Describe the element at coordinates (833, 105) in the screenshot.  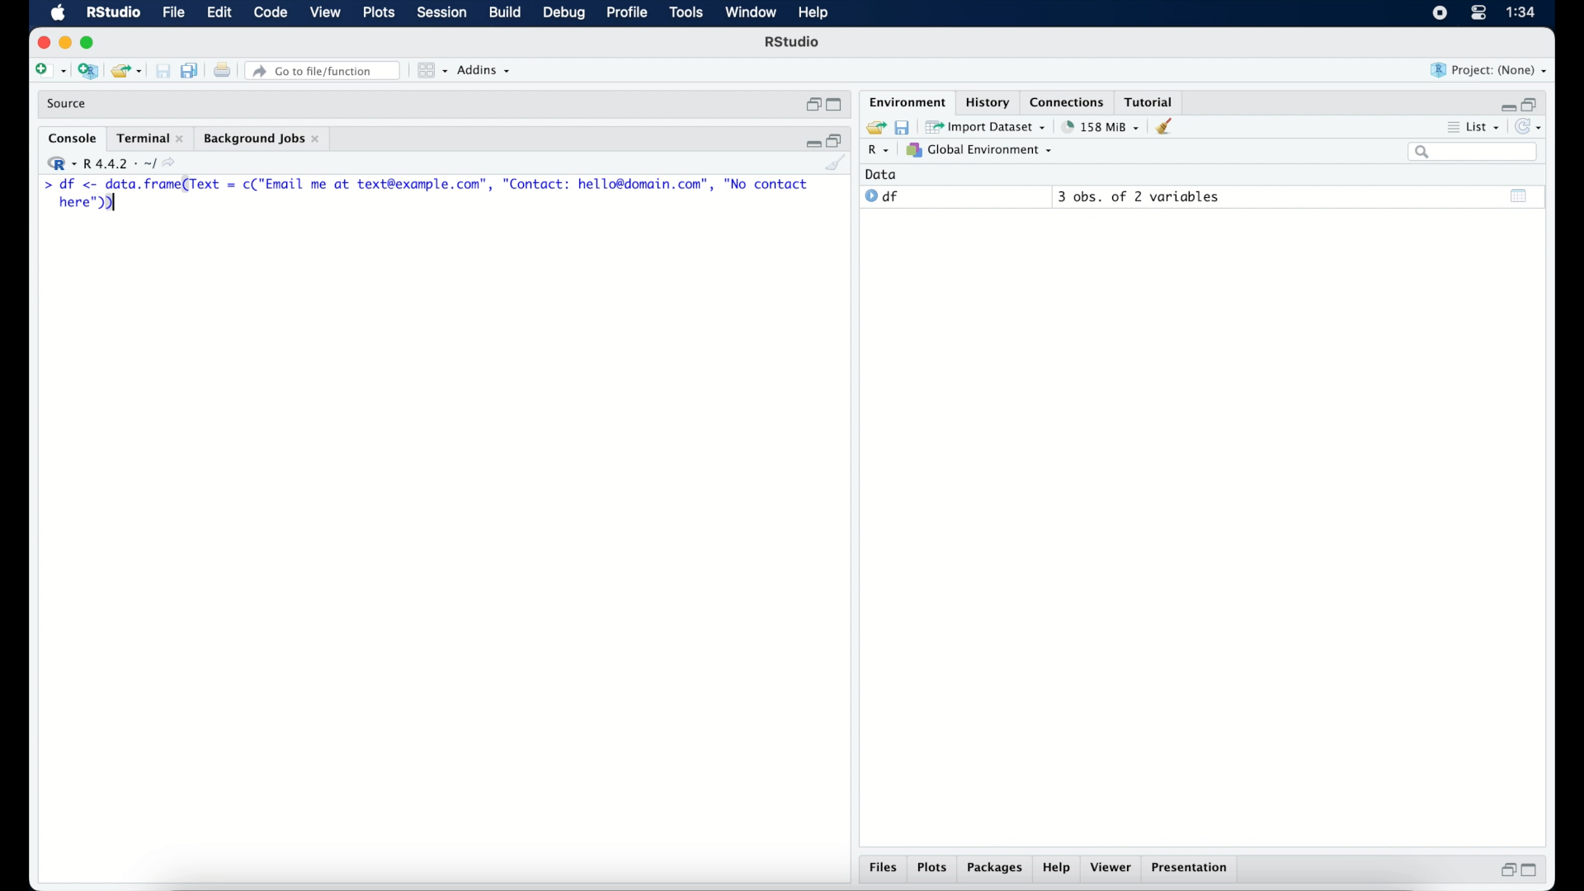
I see `maximize` at that location.